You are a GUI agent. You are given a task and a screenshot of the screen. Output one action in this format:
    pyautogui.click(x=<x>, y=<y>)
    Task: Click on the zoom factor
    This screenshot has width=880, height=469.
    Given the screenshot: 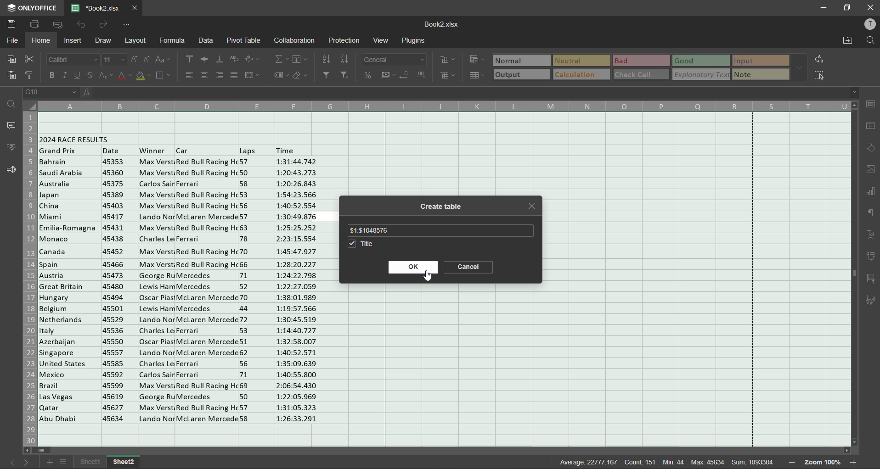 What is the action you would take?
    pyautogui.click(x=824, y=462)
    